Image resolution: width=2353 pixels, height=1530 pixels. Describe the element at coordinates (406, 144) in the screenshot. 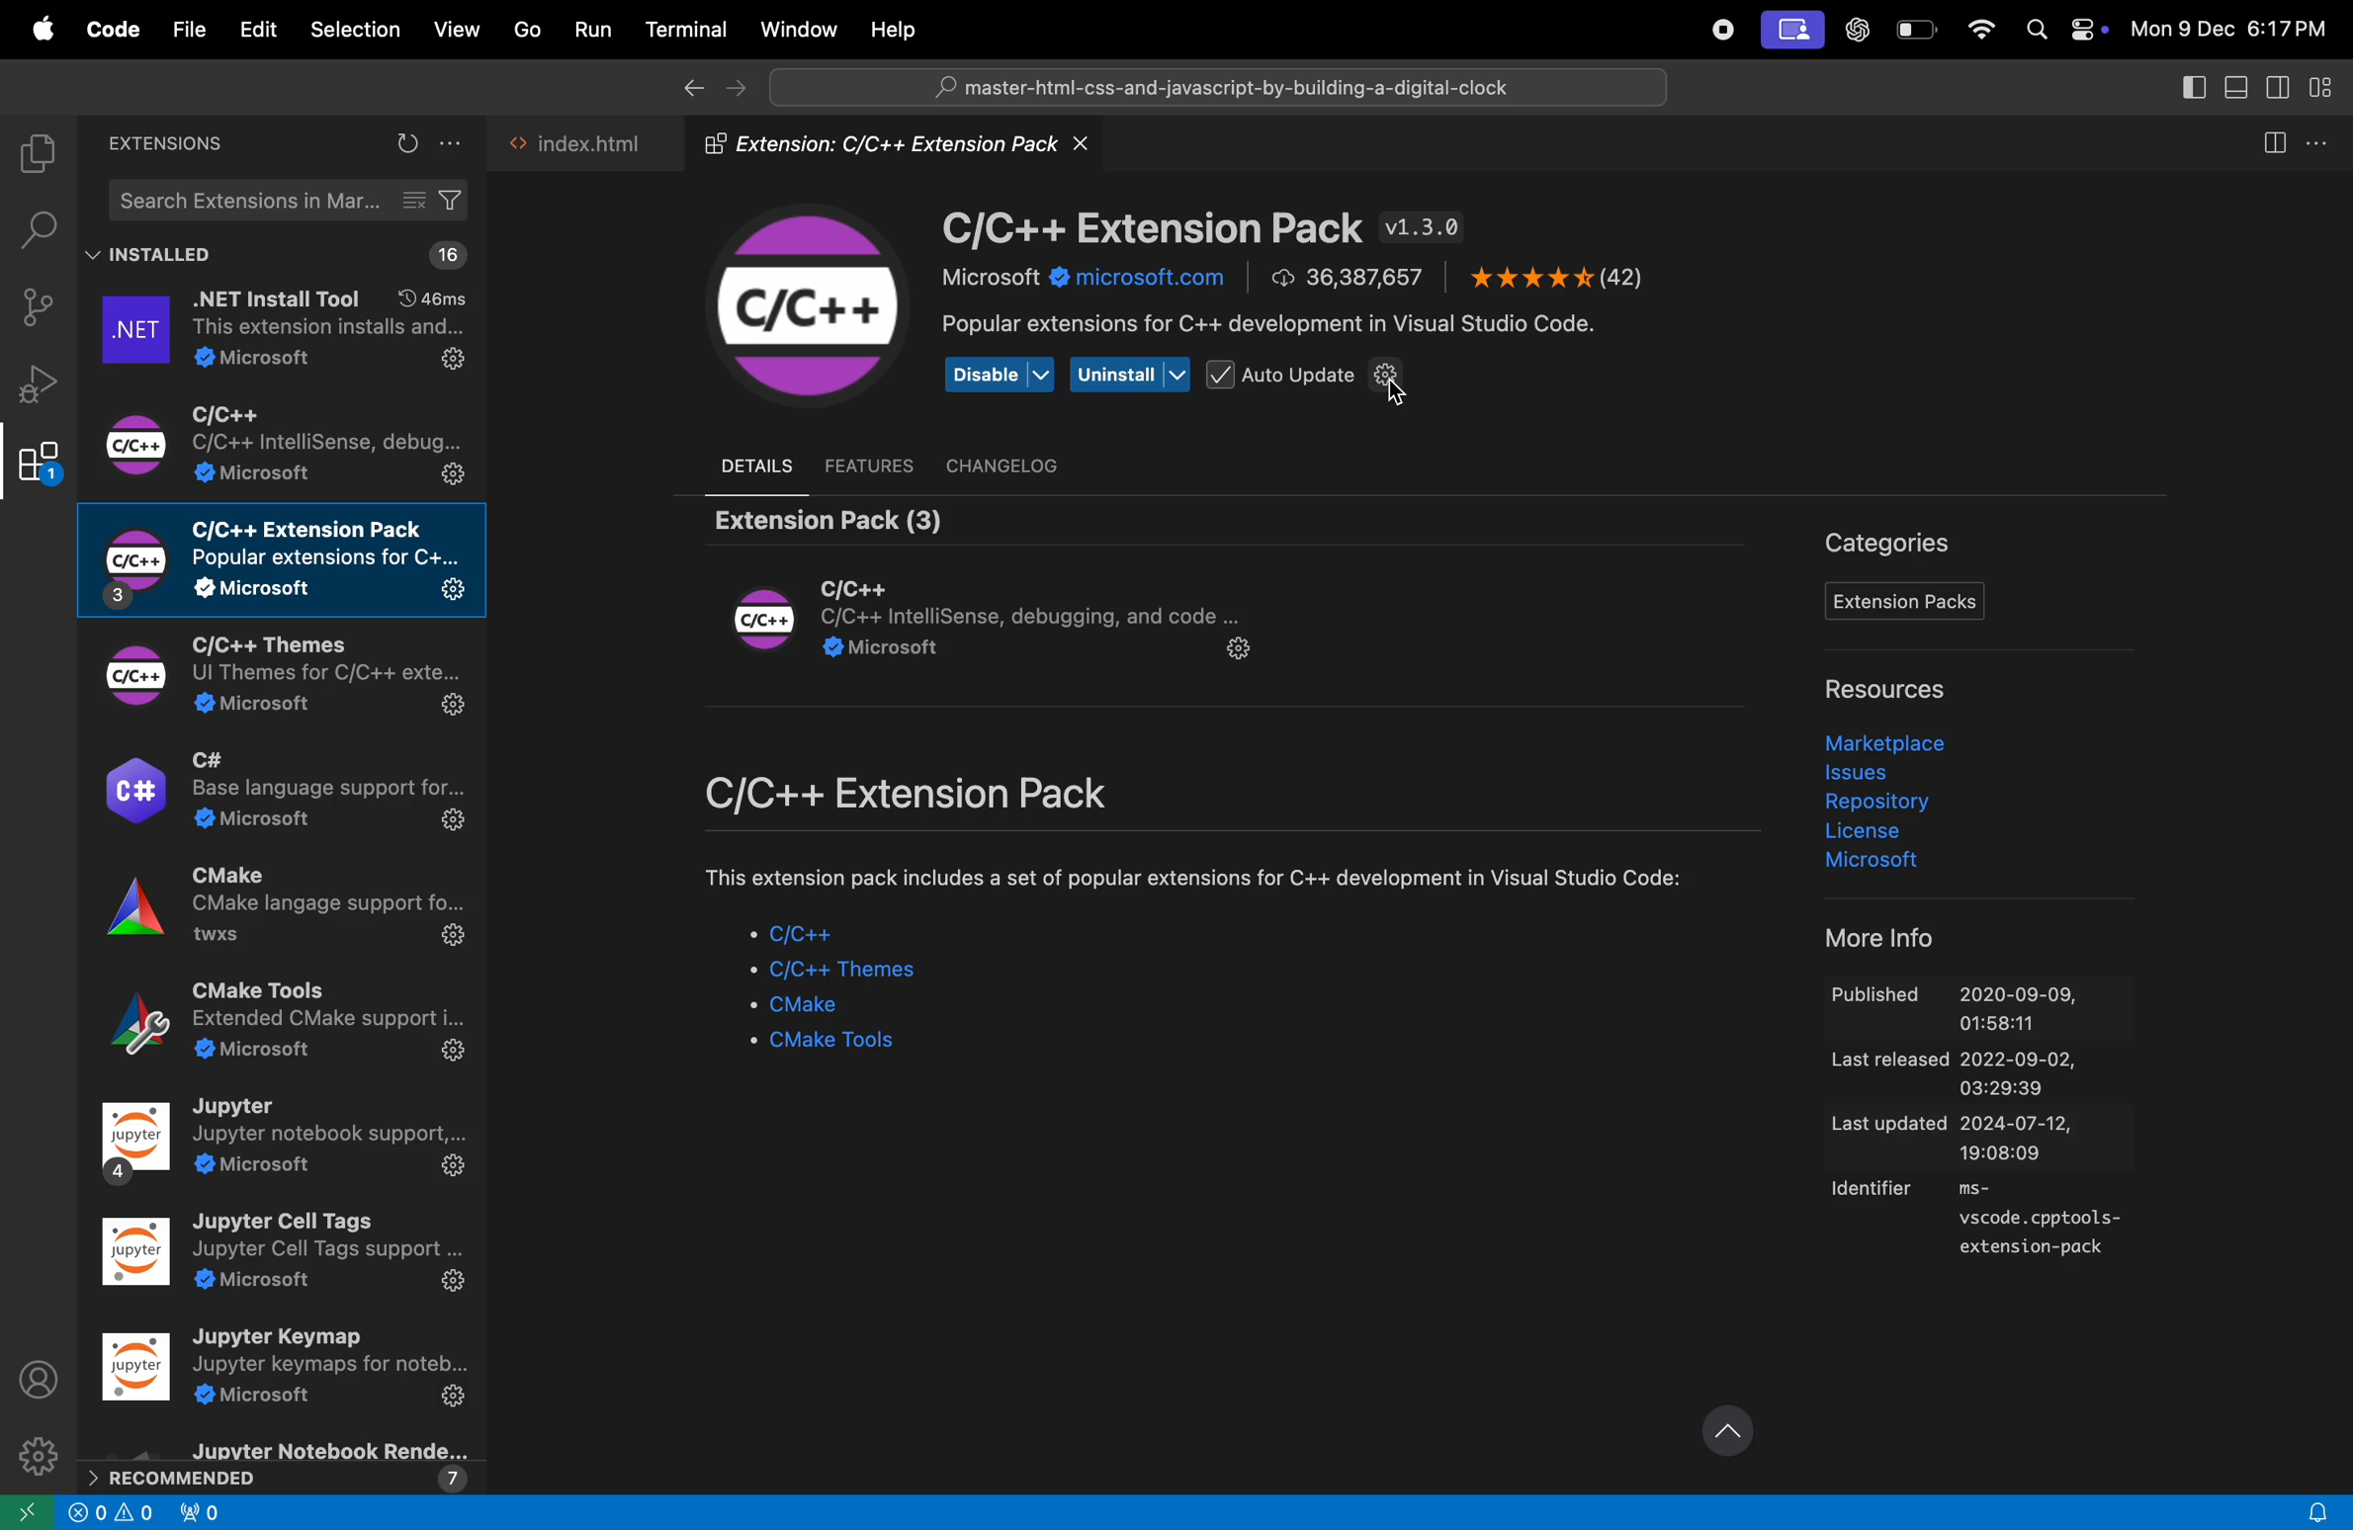

I see `refresh` at that location.